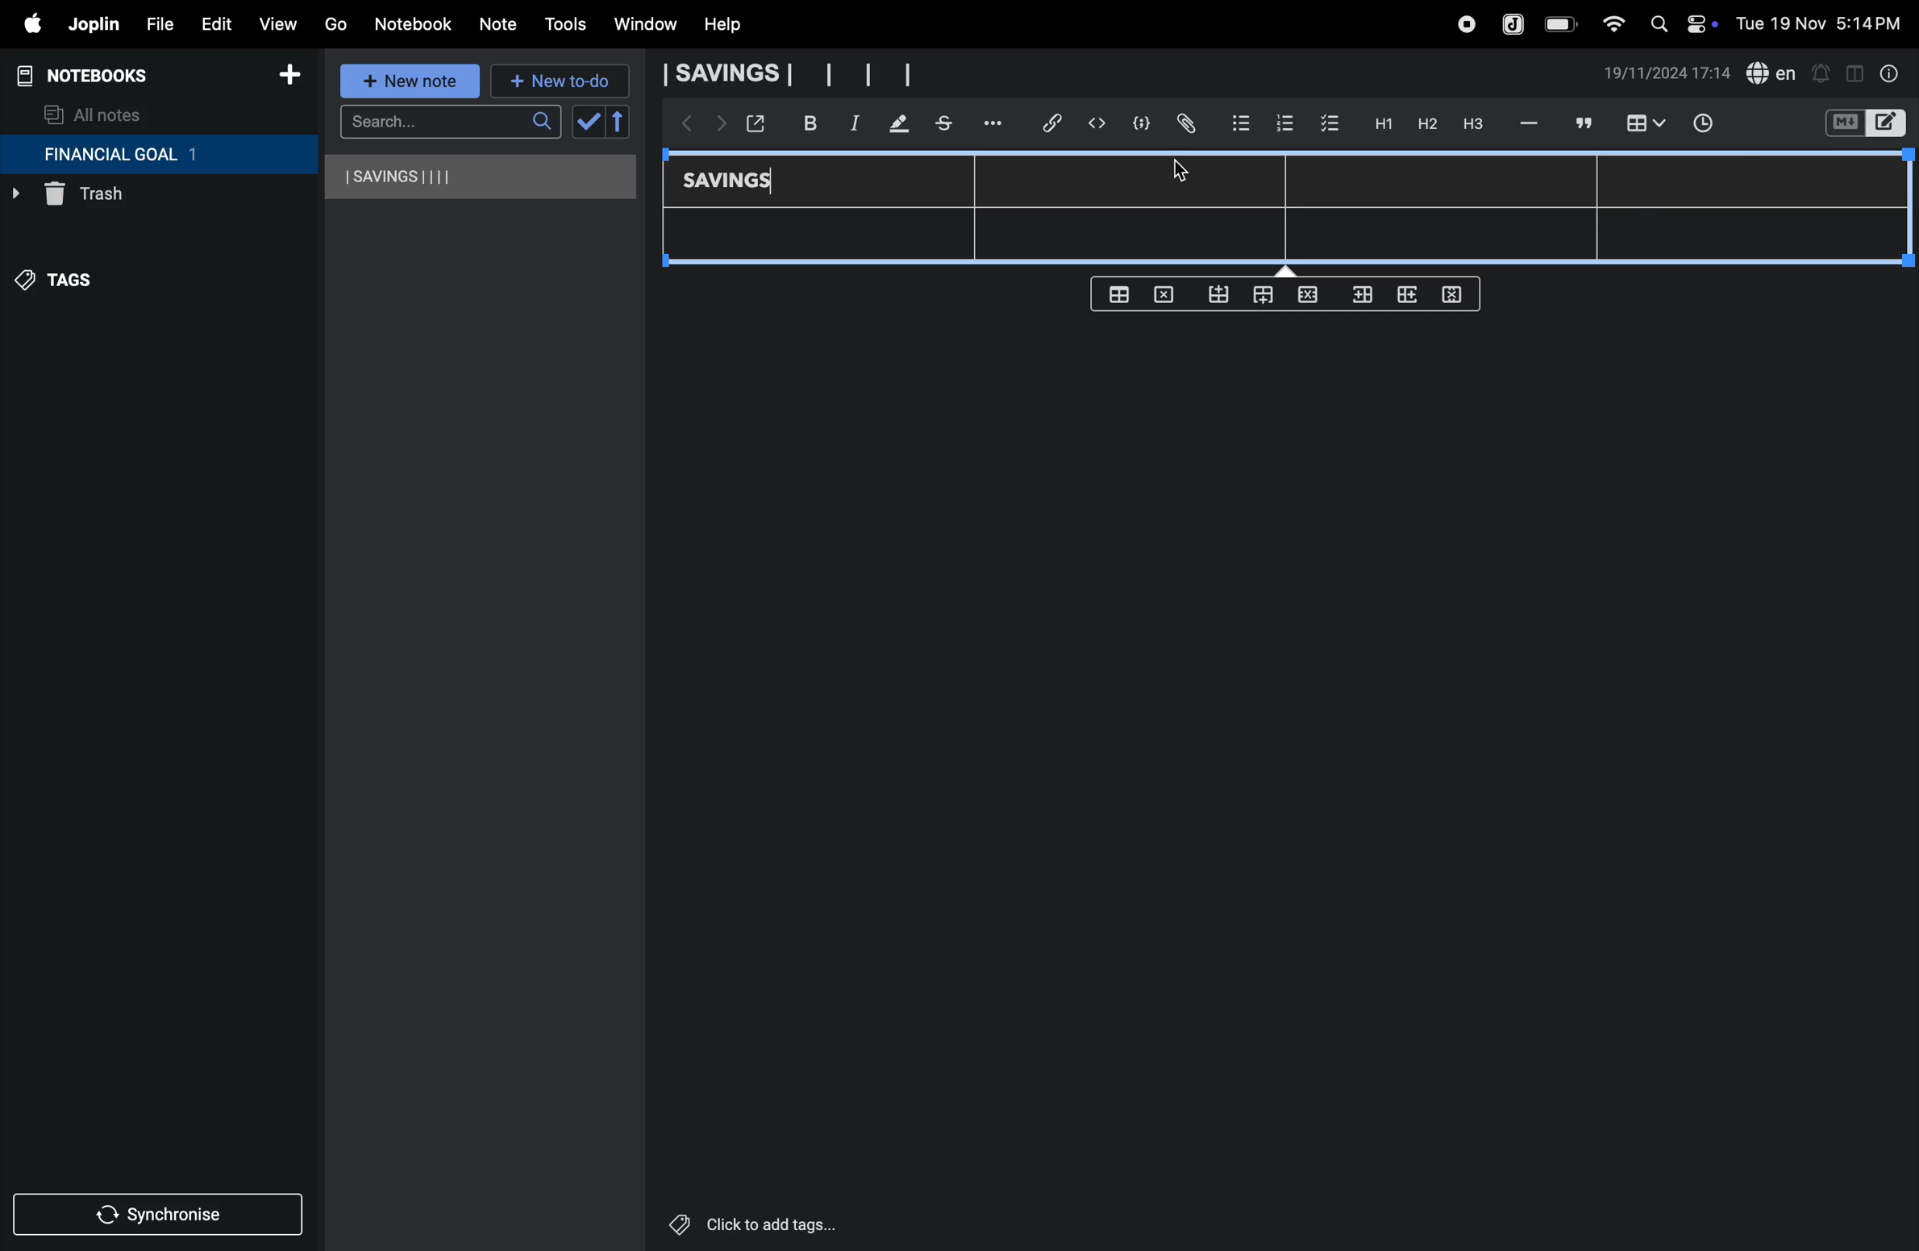  Describe the element at coordinates (158, 155) in the screenshot. I see `financial goal` at that location.